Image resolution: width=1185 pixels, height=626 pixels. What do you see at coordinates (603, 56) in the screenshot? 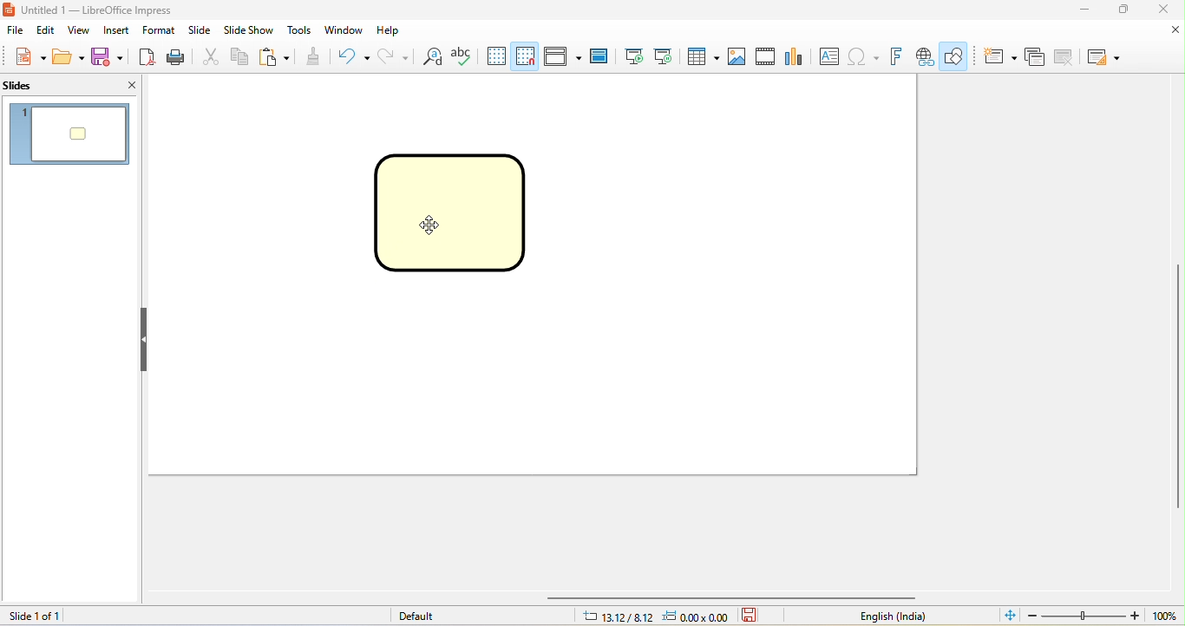
I see `master slide` at bounding box center [603, 56].